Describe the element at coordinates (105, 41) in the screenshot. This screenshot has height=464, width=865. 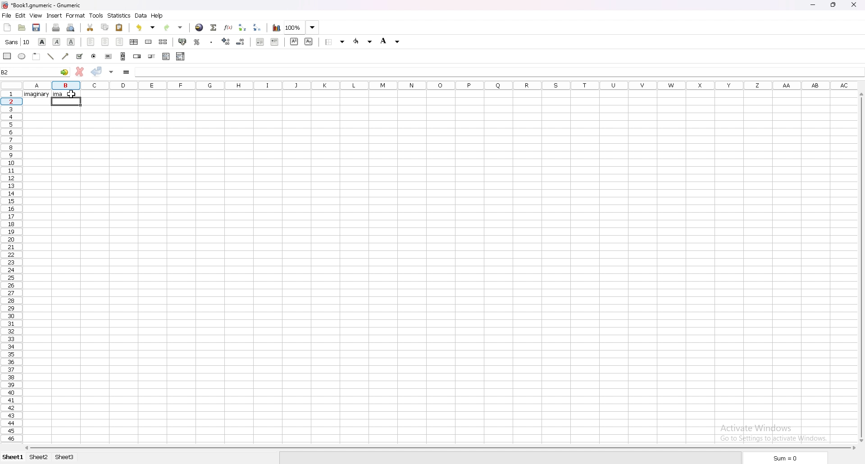
I see `centre` at that location.